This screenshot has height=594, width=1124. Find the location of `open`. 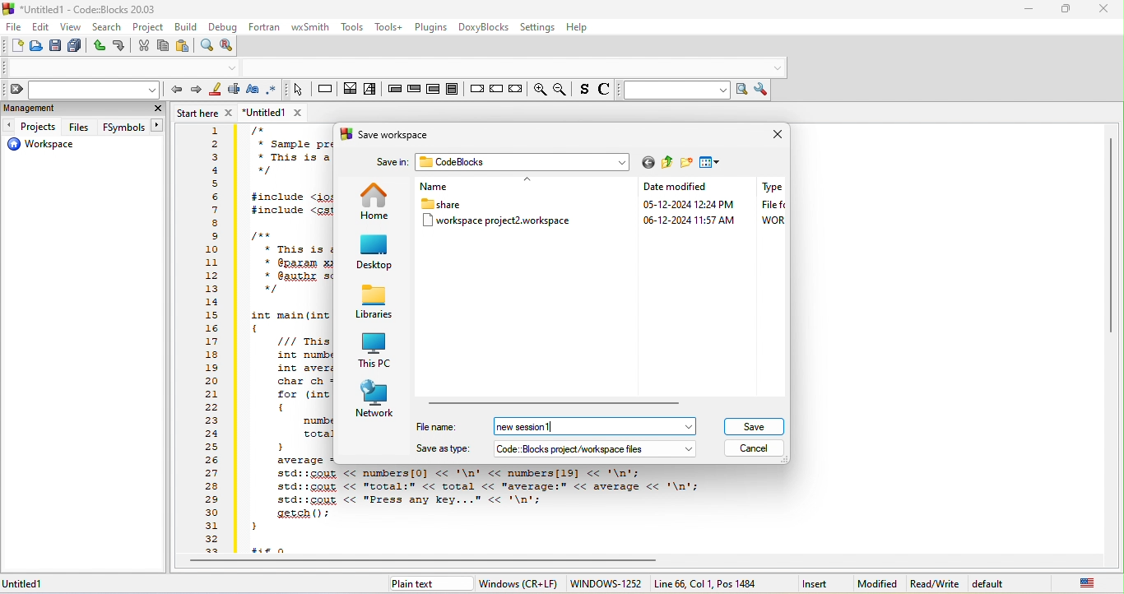

open is located at coordinates (35, 47).